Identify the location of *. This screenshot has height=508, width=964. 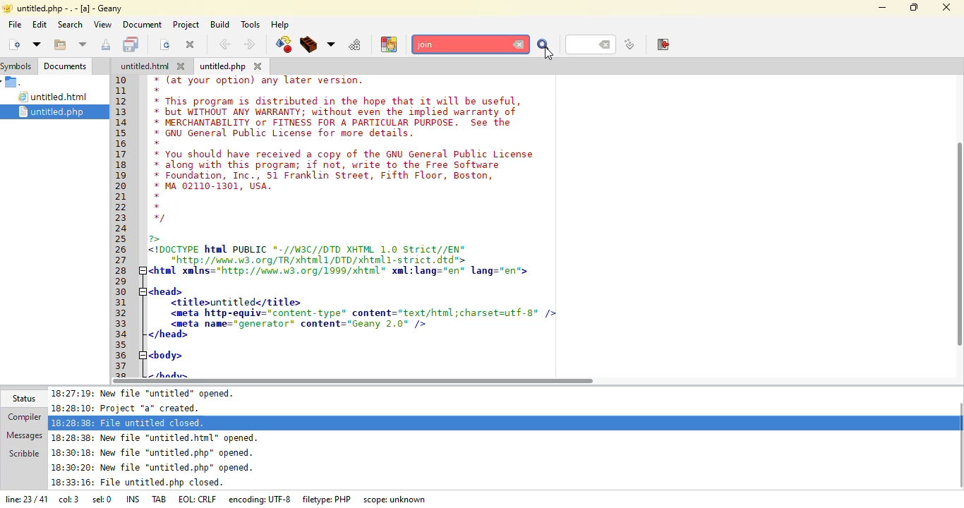
(157, 90).